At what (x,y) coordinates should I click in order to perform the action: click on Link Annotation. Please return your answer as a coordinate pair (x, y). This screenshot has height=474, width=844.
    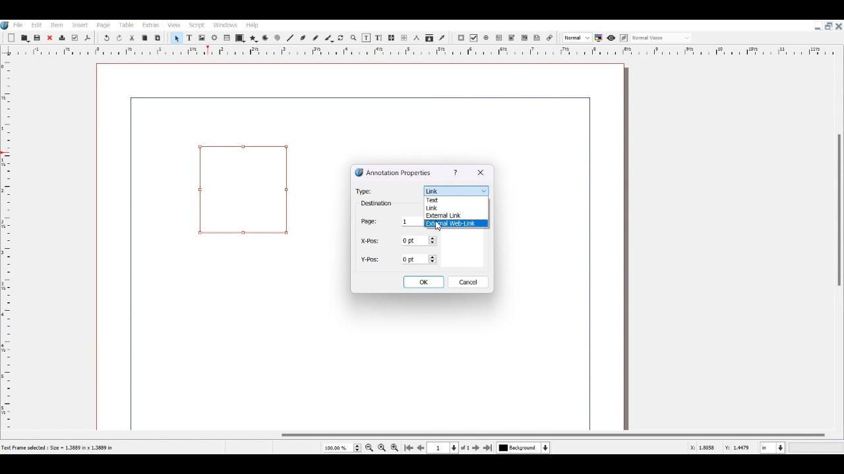
    Looking at the image, I should click on (549, 37).